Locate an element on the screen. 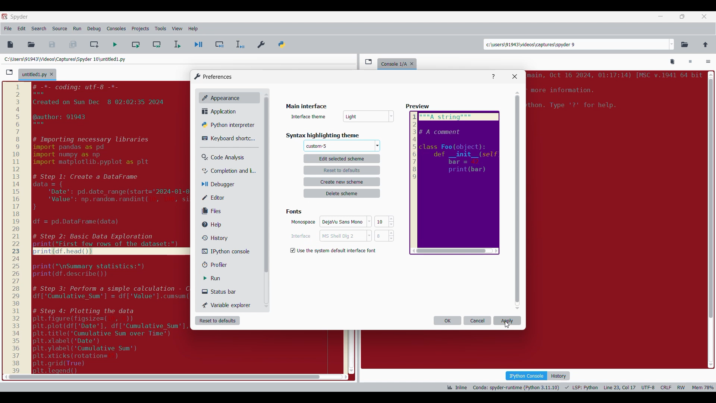  PYTHONPATH manager is located at coordinates (283, 43).